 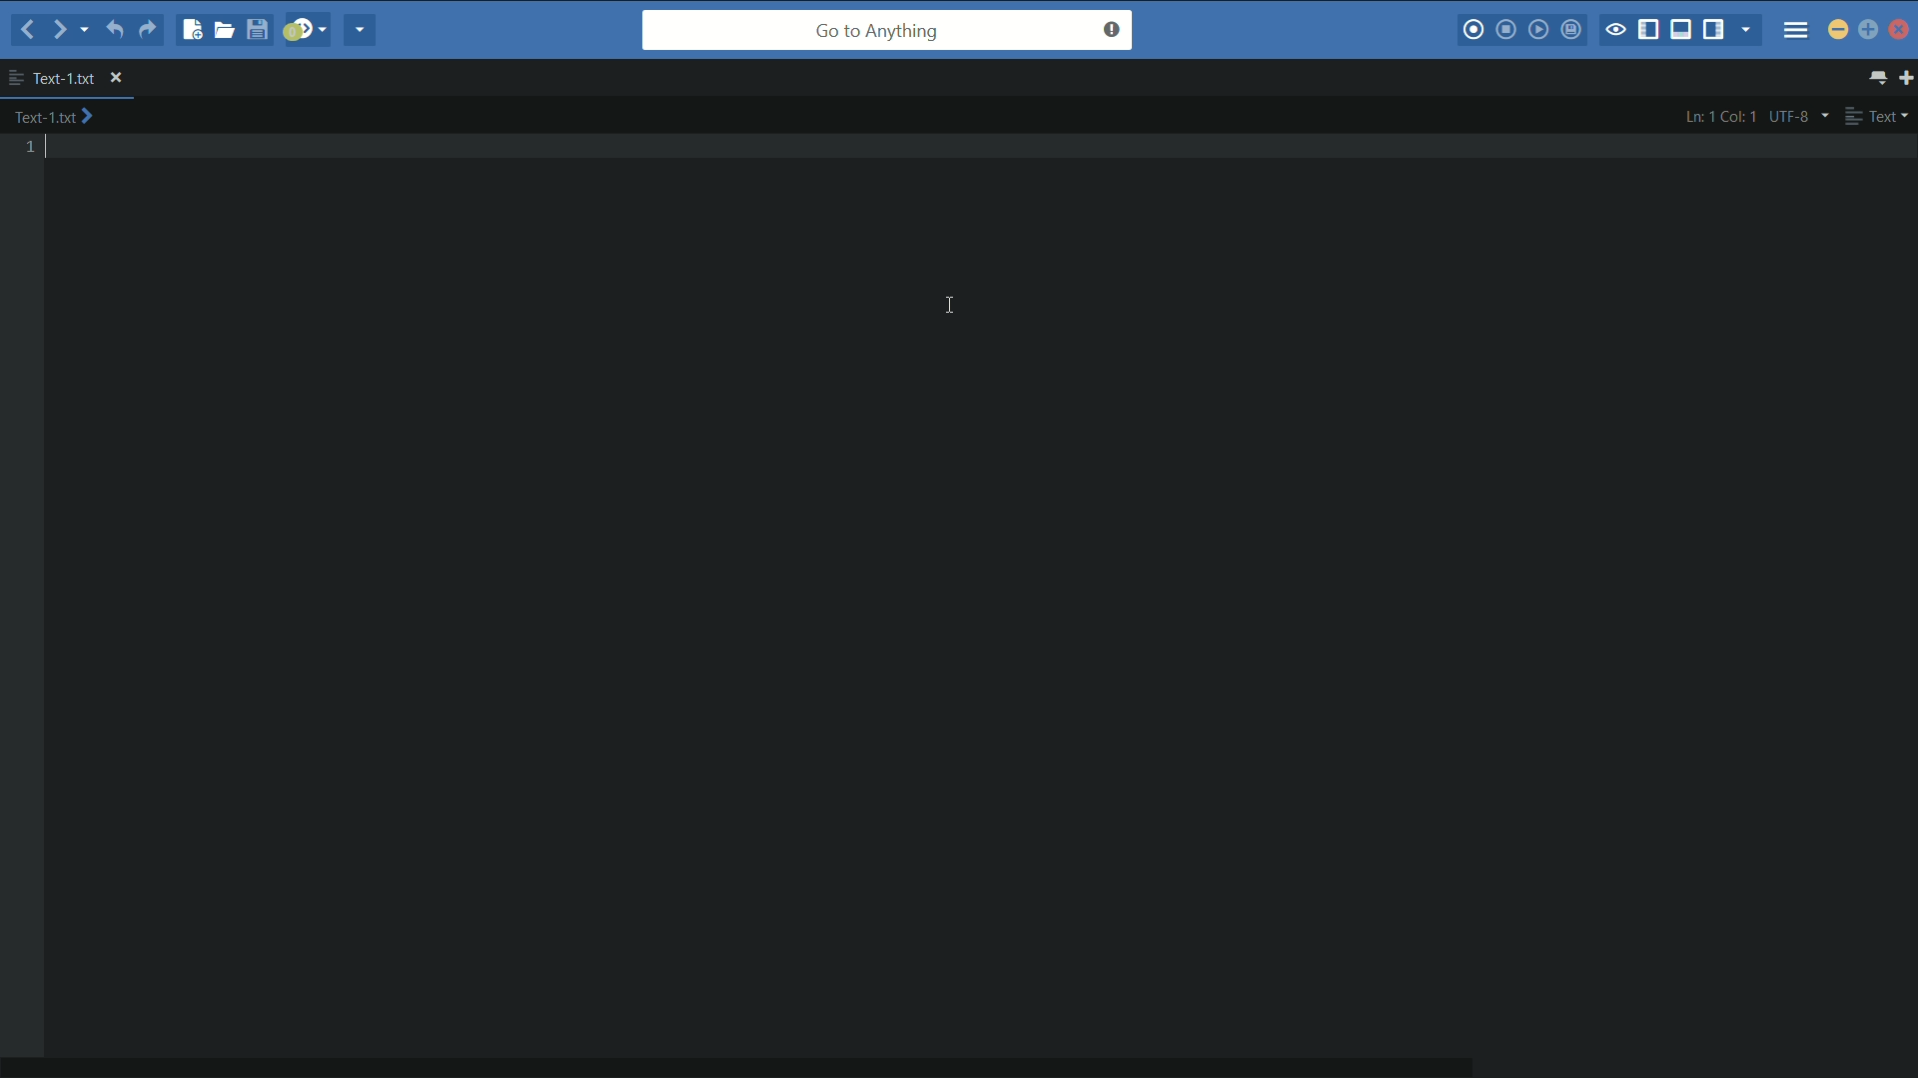 What do you see at coordinates (307, 30) in the screenshot?
I see `jump to next syntax correcting result` at bounding box center [307, 30].